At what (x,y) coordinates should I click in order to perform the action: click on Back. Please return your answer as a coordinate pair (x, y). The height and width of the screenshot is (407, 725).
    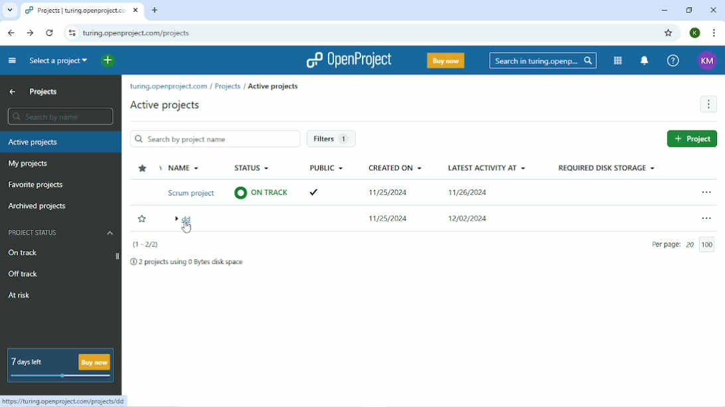
    Looking at the image, I should click on (10, 32).